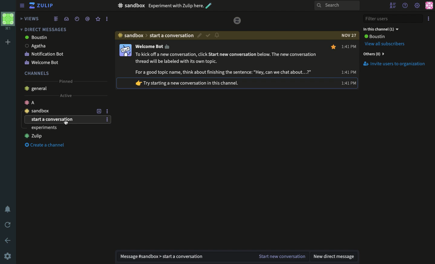  What do you see at coordinates (37, 73) in the screenshot?
I see `Channels` at bounding box center [37, 73].